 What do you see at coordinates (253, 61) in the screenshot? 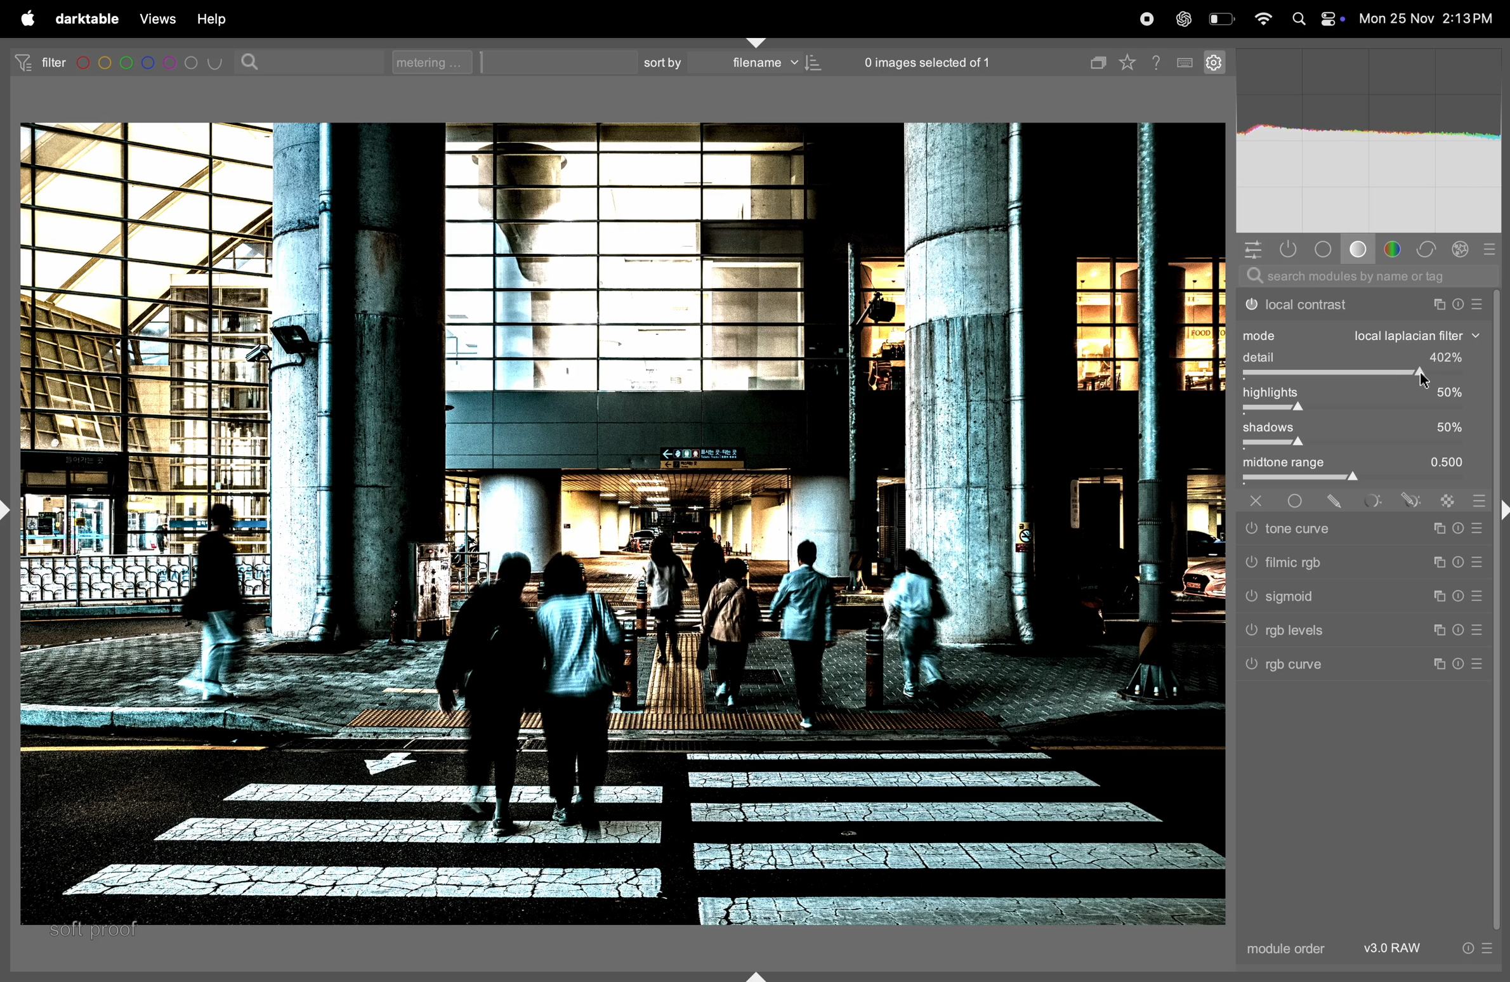
I see `search` at bounding box center [253, 61].